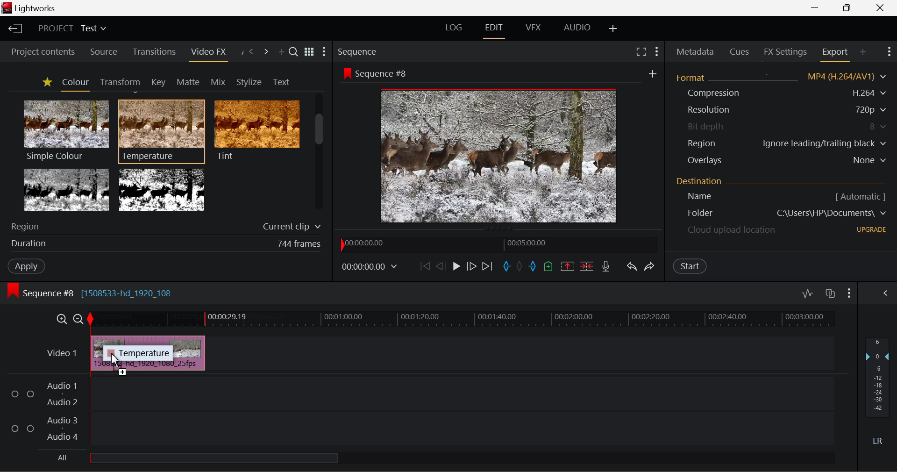 The image size is (897, 472). I want to click on To End, so click(490, 266).